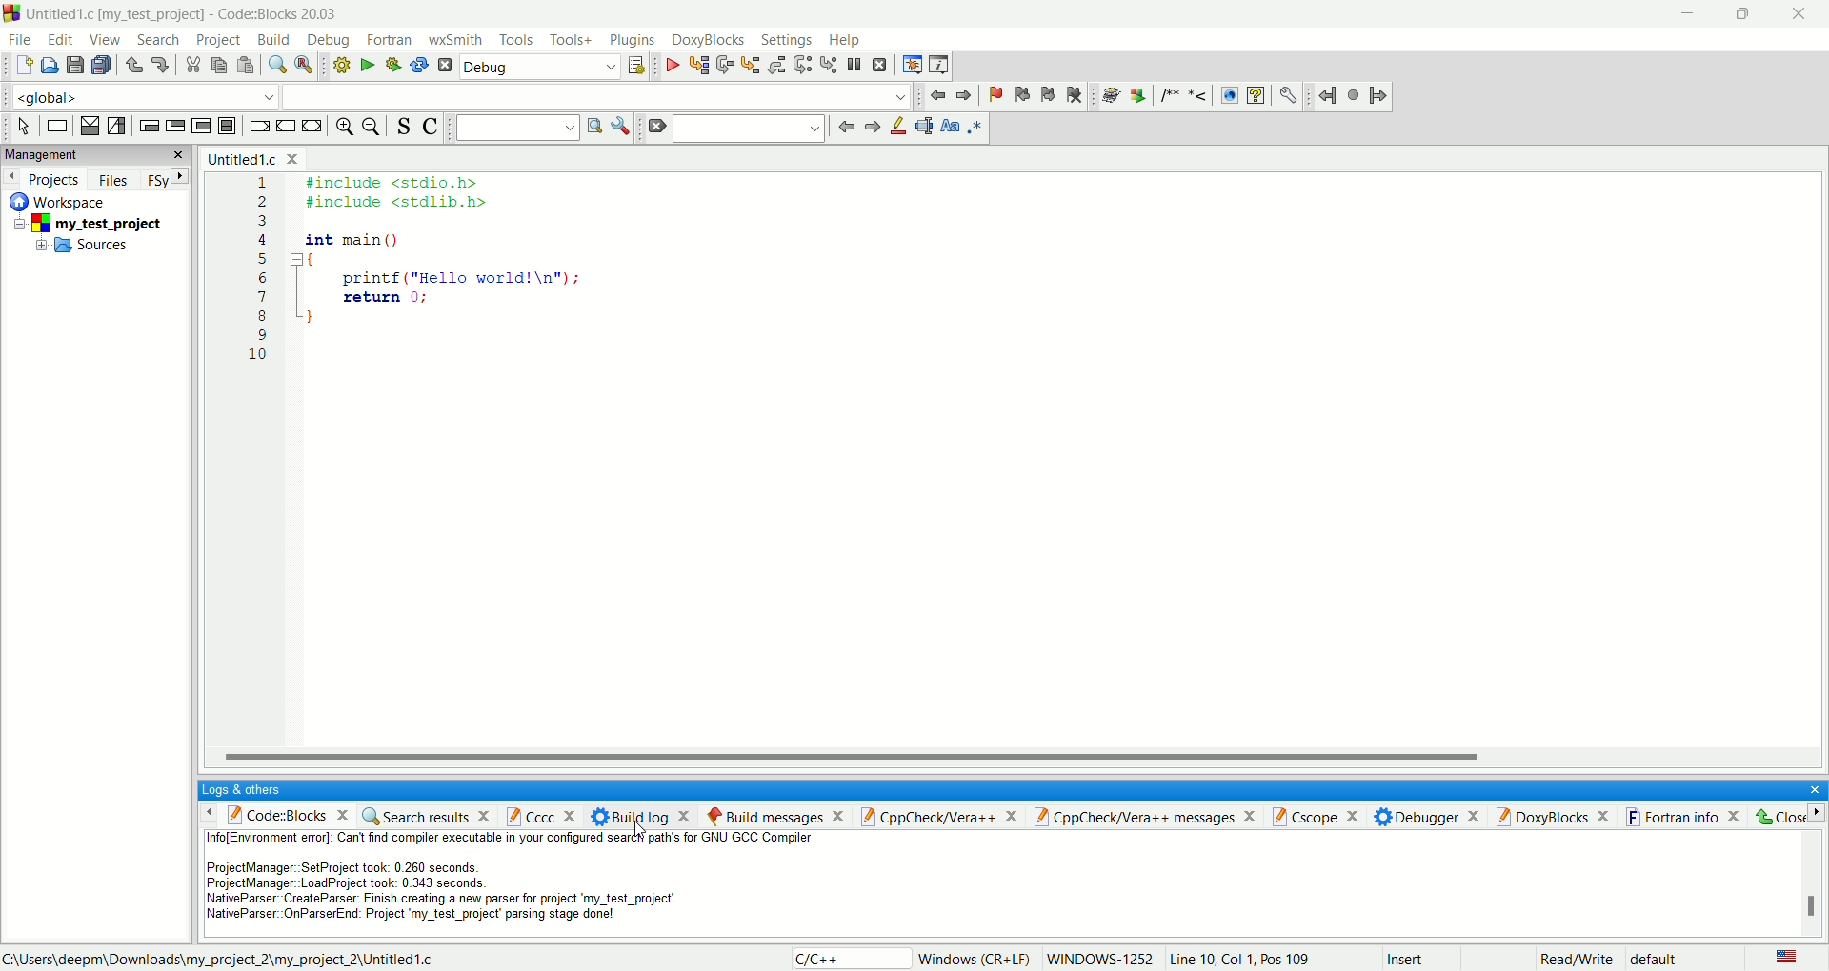  What do you see at coordinates (1689, 816) in the screenshot?
I see `fortran info` at bounding box center [1689, 816].